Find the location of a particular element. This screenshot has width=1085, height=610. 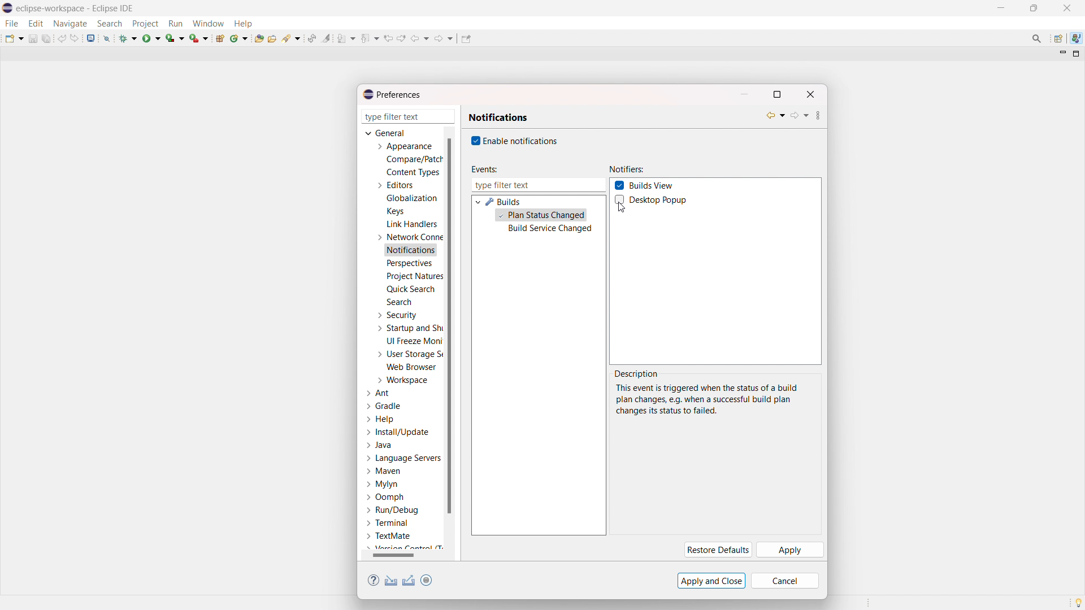

import is located at coordinates (391, 581).